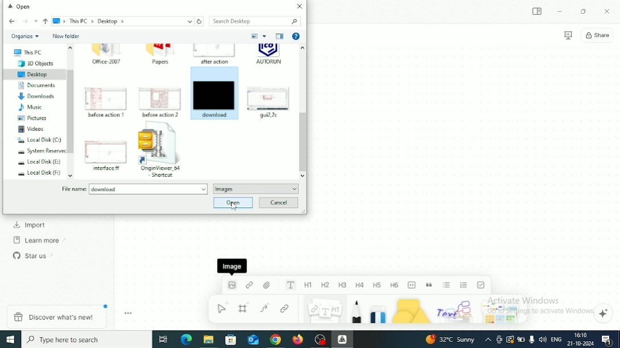 This screenshot has height=348, width=620. I want to click on Learn more, so click(40, 240).